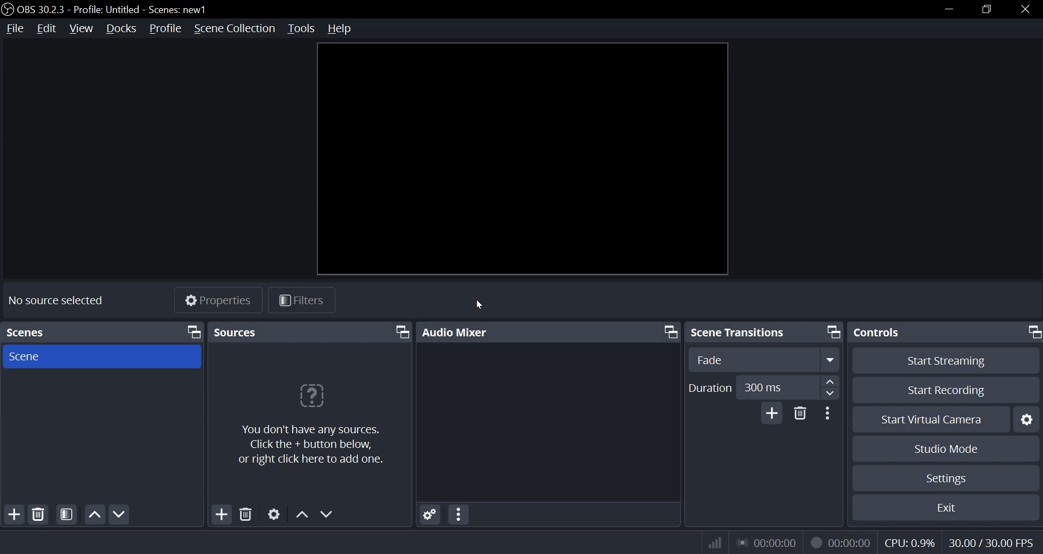 This screenshot has width=1043, height=554. I want to click on more, so click(830, 413).